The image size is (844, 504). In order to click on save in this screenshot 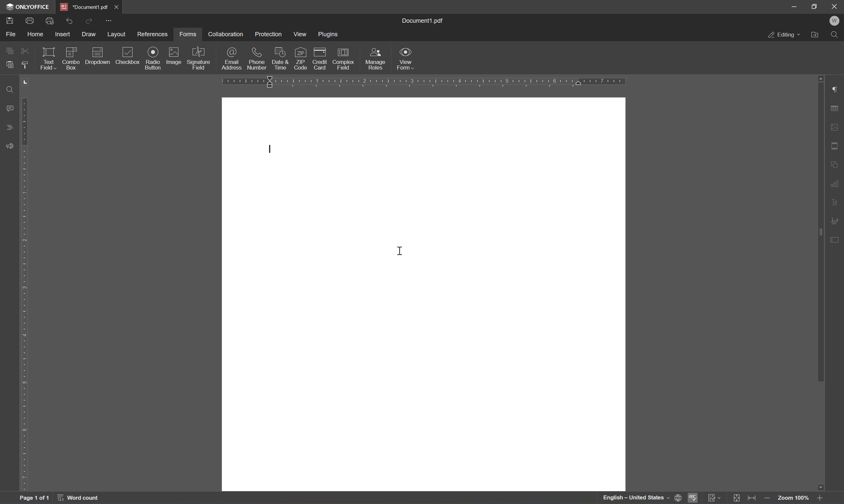, I will do `click(11, 19)`.